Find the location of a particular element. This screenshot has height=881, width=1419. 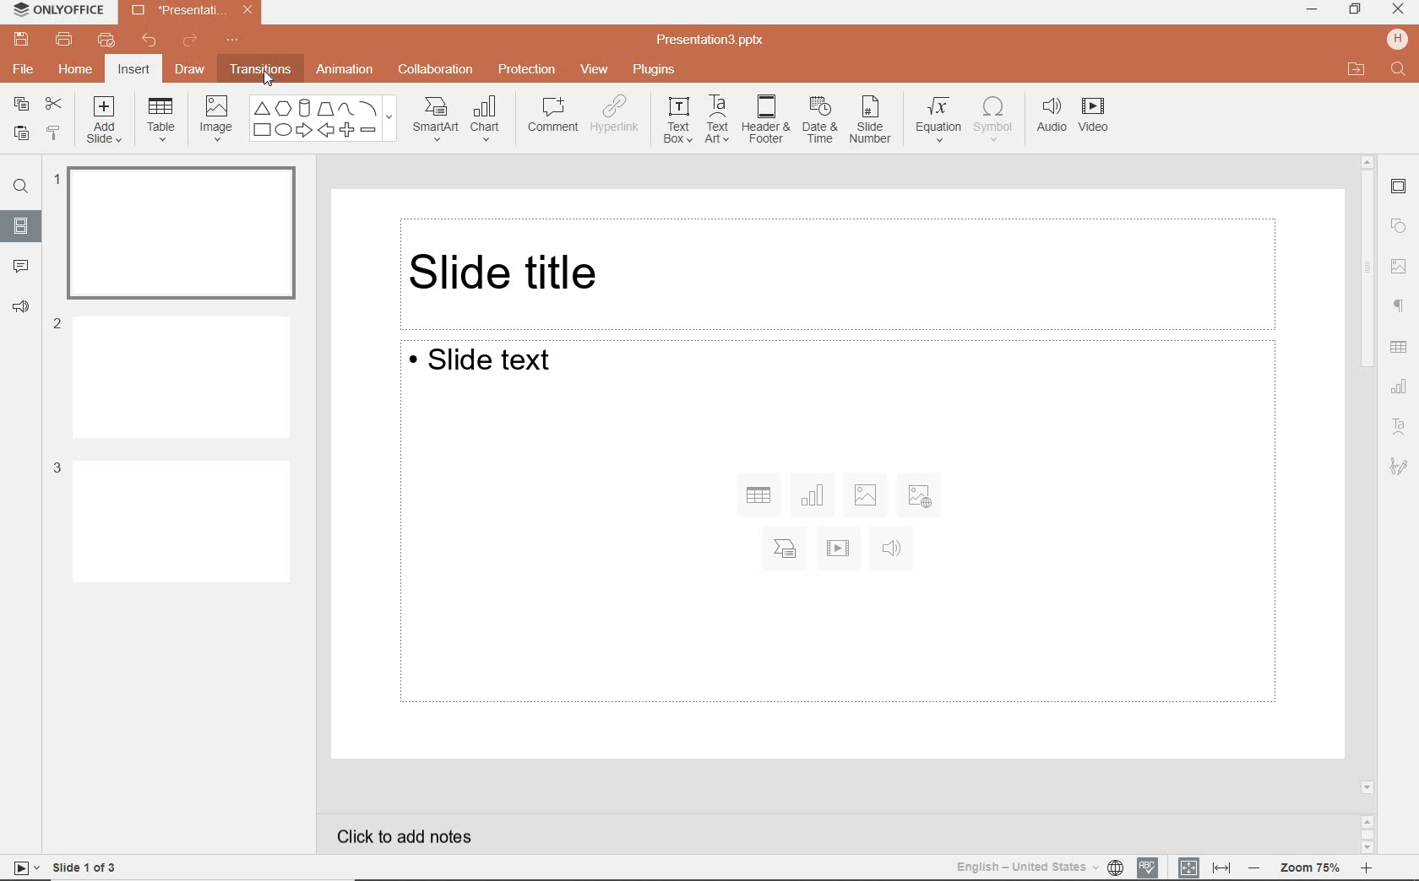

Slide title is located at coordinates (840, 268).